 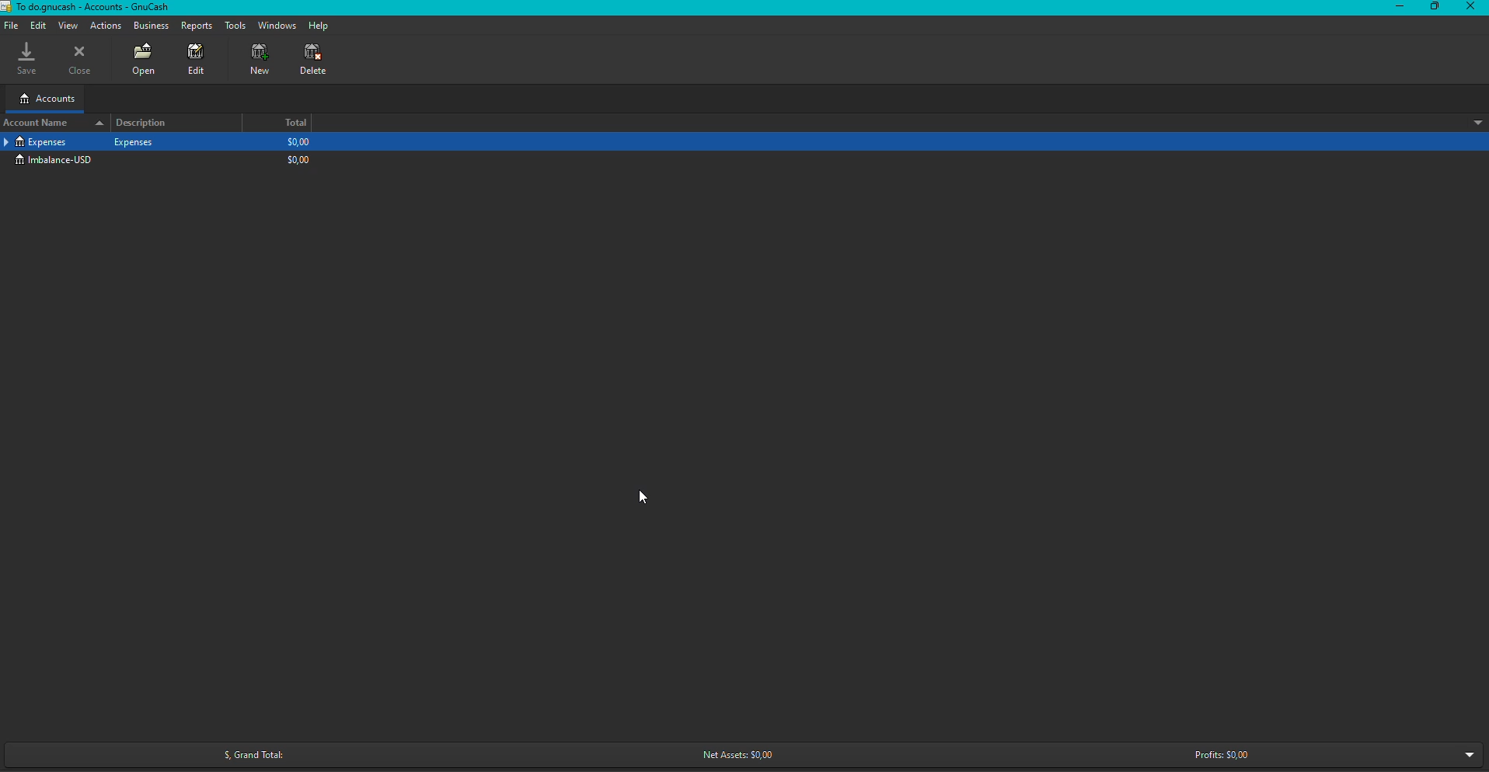 I want to click on Close, so click(x=1470, y=7).